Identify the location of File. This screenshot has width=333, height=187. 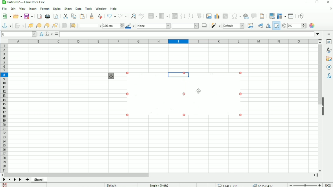
(5, 9).